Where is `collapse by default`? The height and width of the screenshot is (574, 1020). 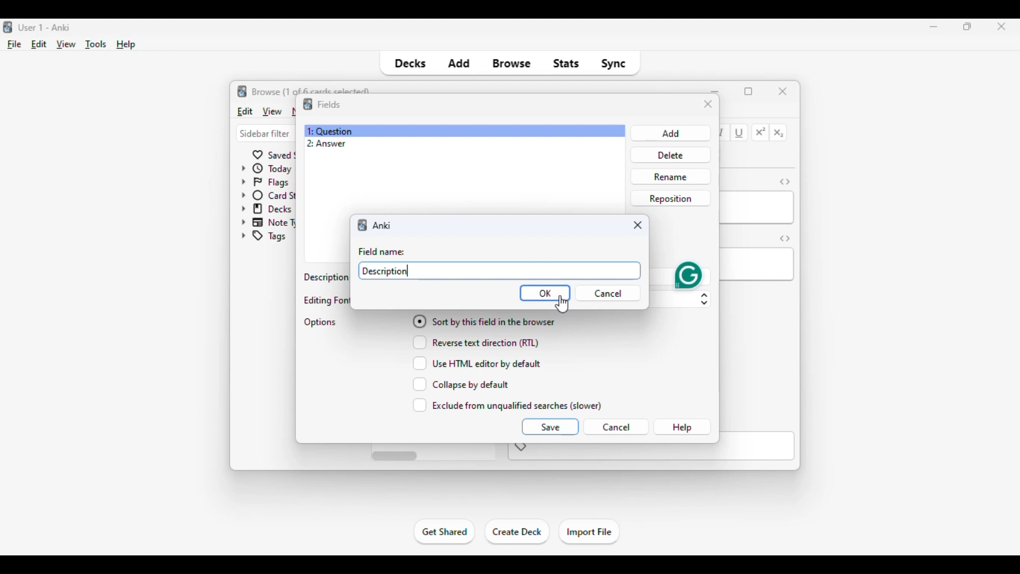 collapse by default is located at coordinates (461, 384).